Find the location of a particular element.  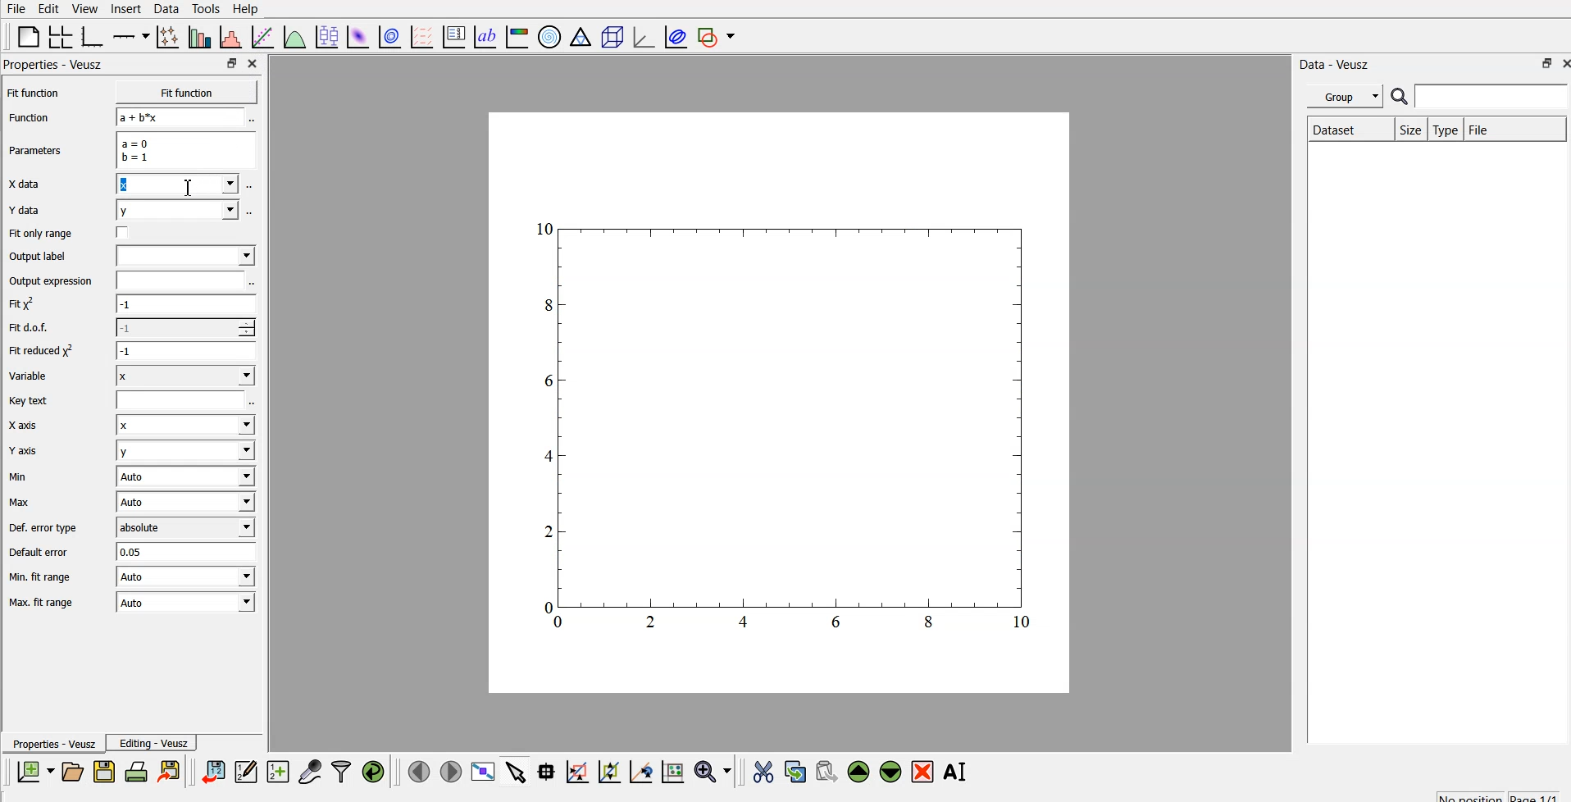

1 is located at coordinates (184, 353).